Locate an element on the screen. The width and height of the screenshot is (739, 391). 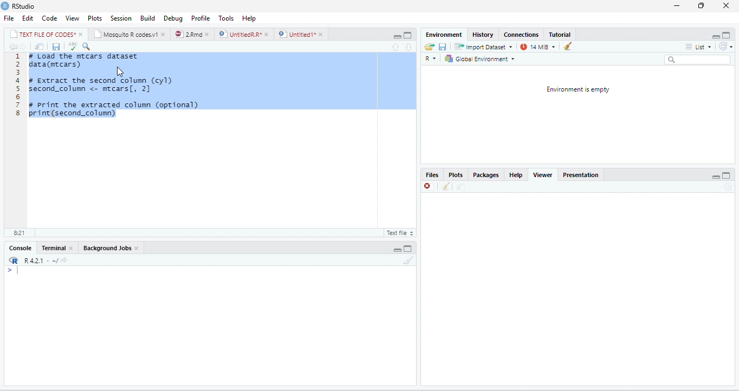
| Global Environment = is located at coordinates (479, 58).